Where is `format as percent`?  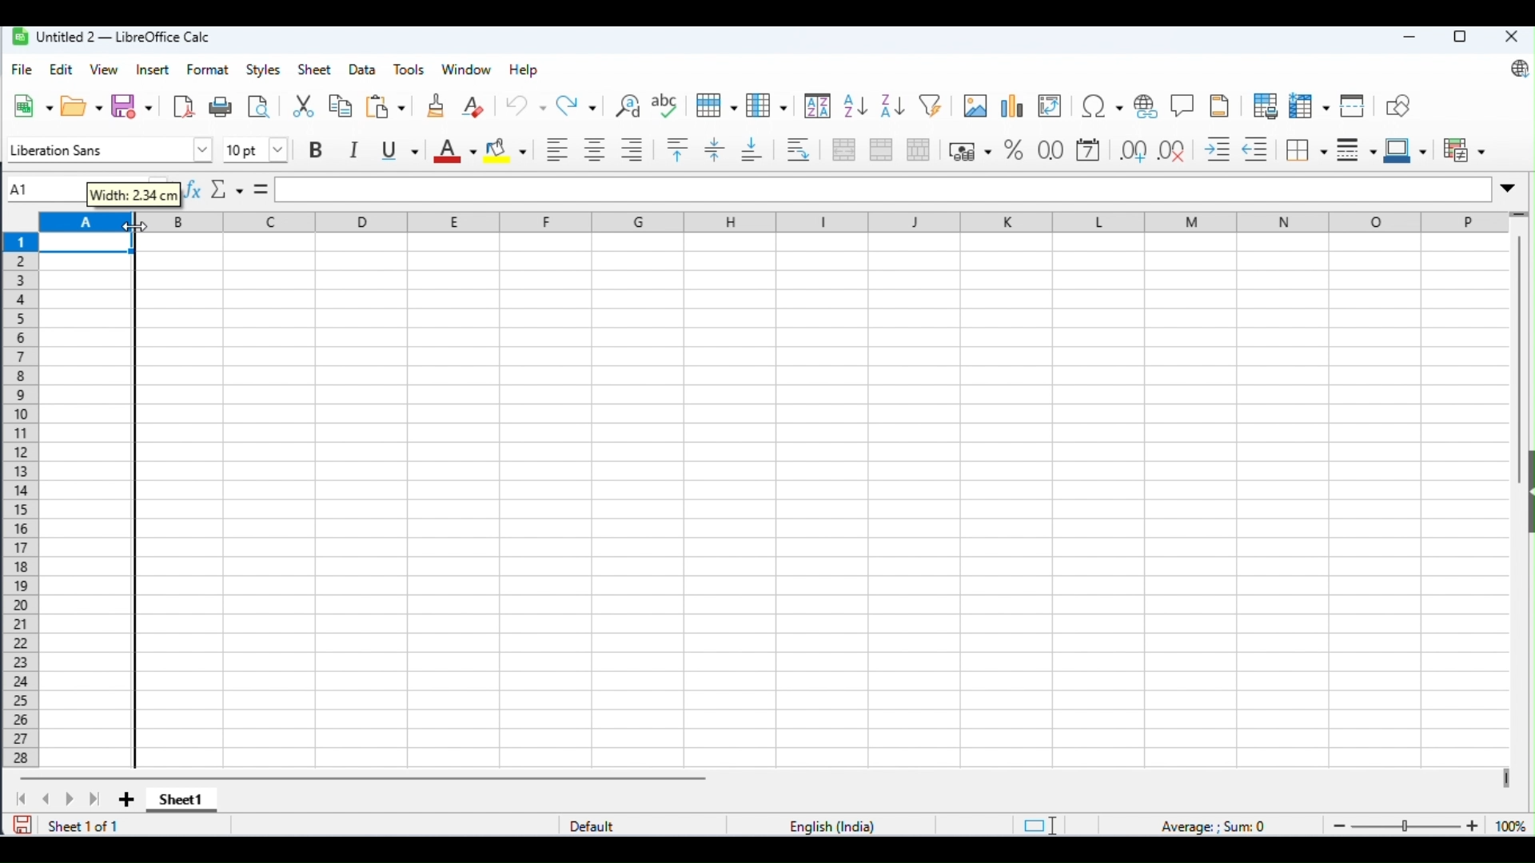 format as percent is located at coordinates (969, 150).